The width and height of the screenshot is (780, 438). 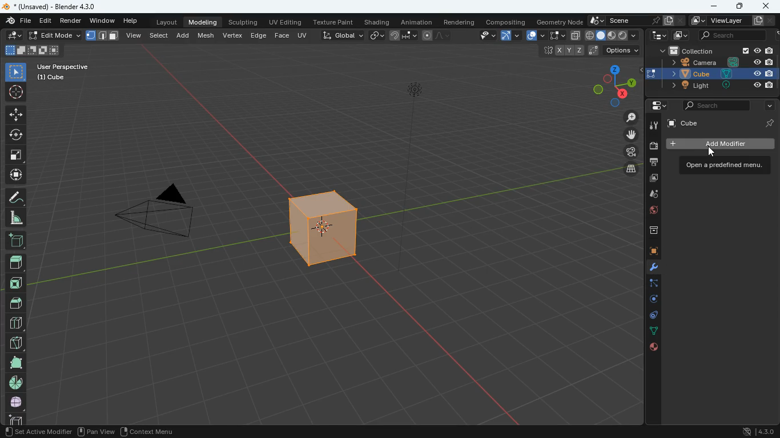 What do you see at coordinates (404, 37) in the screenshot?
I see `join` at bounding box center [404, 37].